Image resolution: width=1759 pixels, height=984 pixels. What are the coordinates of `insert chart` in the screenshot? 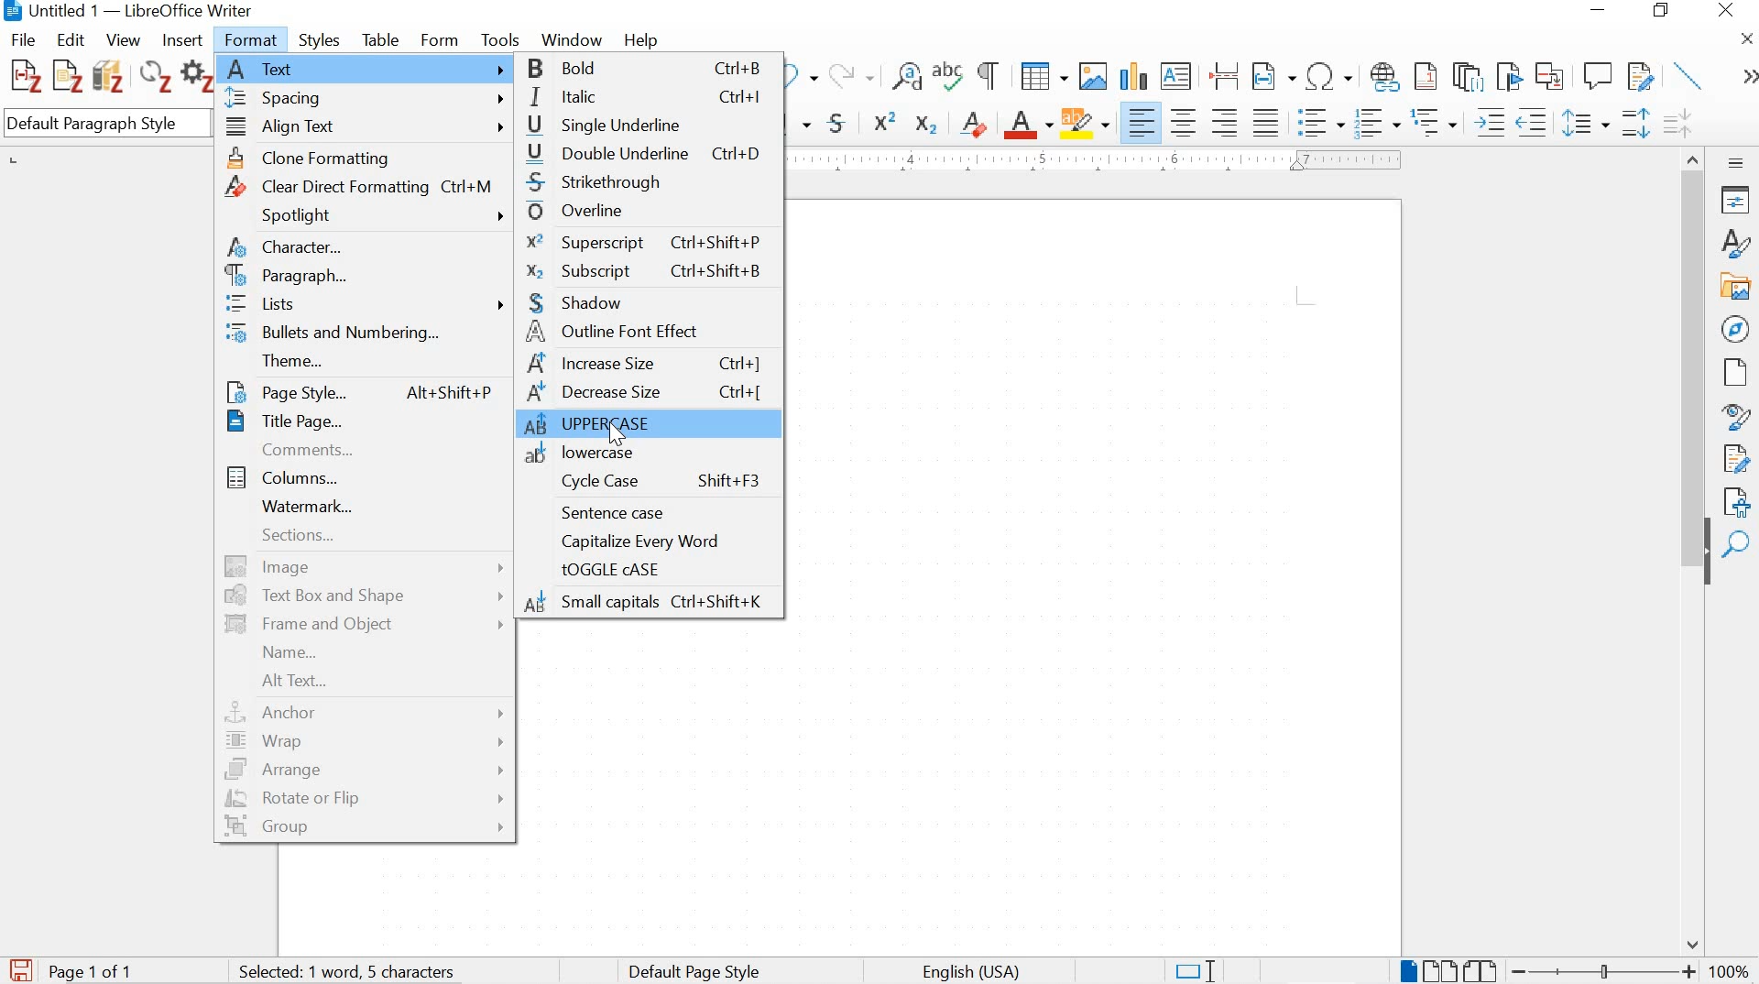 It's located at (1132, 78).